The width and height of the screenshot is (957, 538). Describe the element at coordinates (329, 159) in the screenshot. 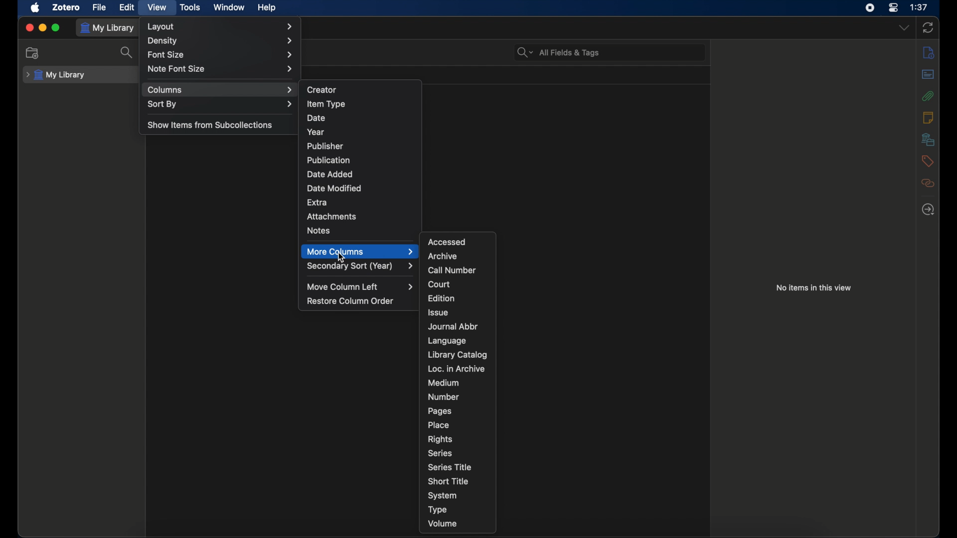

I see `publication` at that location.